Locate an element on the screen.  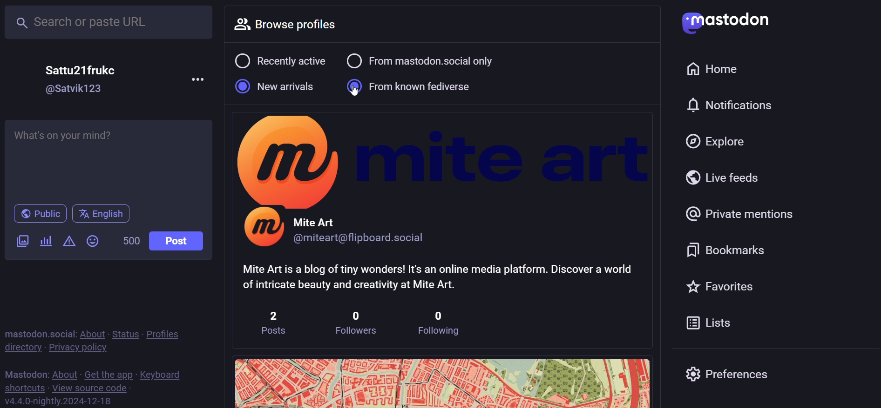
What's on your mind? is located at coordinates (111, 157).